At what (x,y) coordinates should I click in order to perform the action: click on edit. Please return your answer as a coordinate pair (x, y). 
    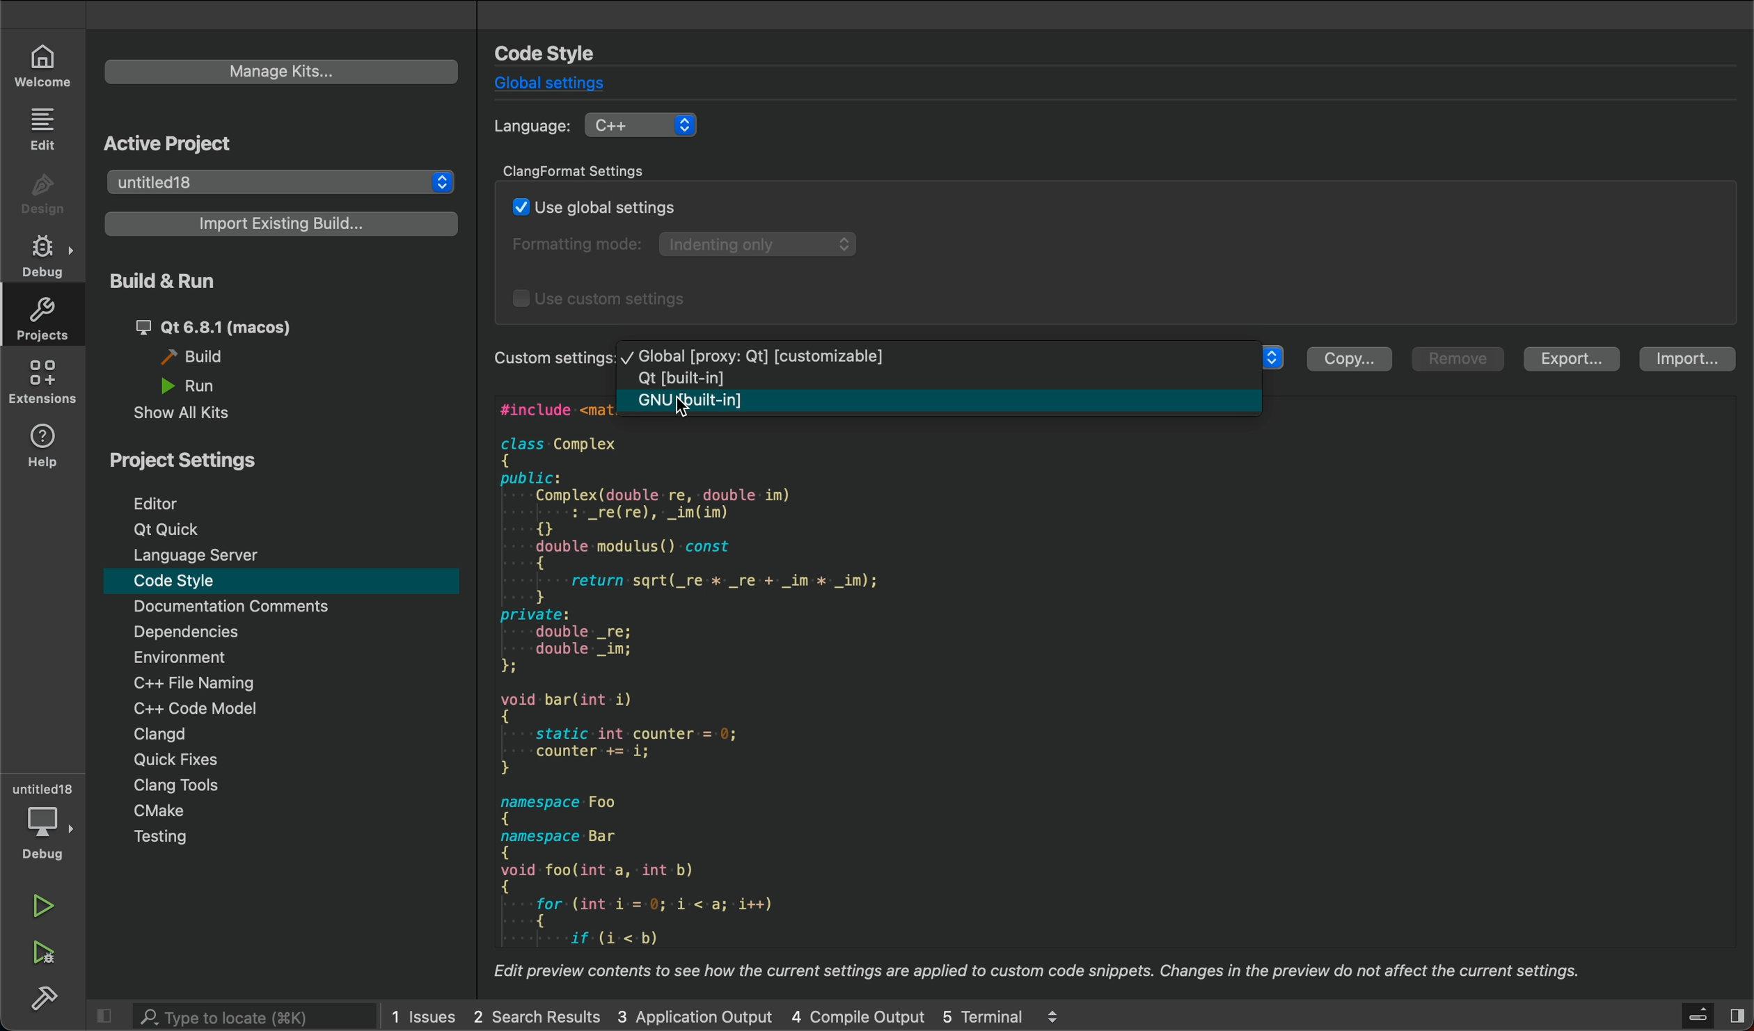
    Looking at the image, I should click on (43, 130).